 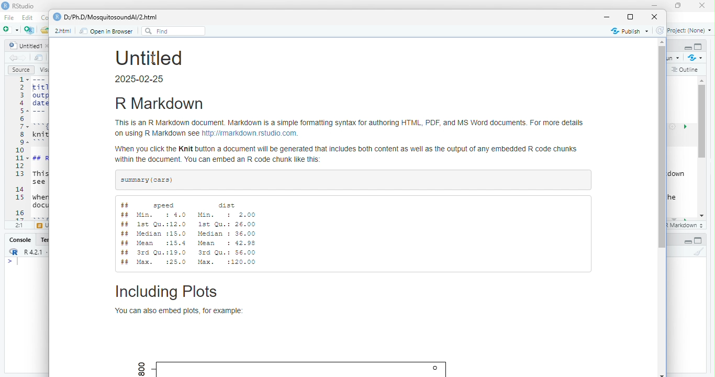 What do you see at coordinates (662, 42) in the screenshot?
I see `scroll top` at bounding box center [662, 42].